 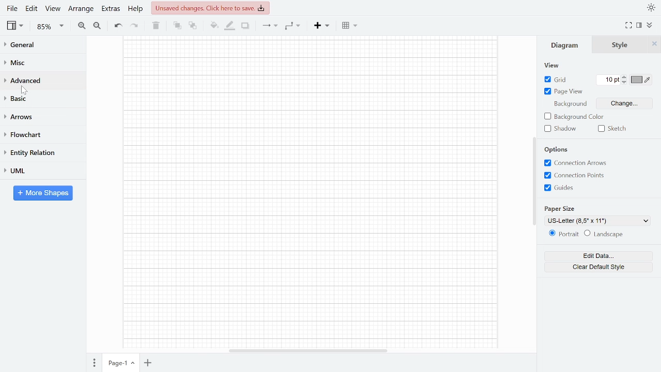 I want to click on Theme, so click(x=650, y=8).